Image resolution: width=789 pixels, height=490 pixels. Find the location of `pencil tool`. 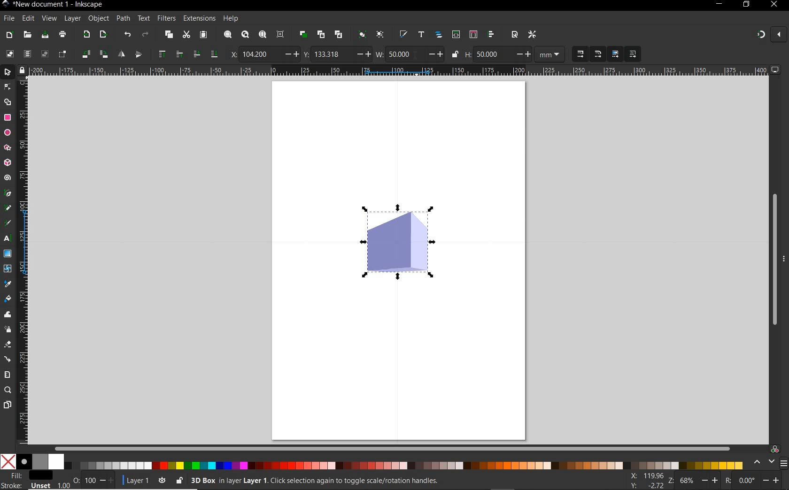

pencil tool is located at coordinates (6, 208).